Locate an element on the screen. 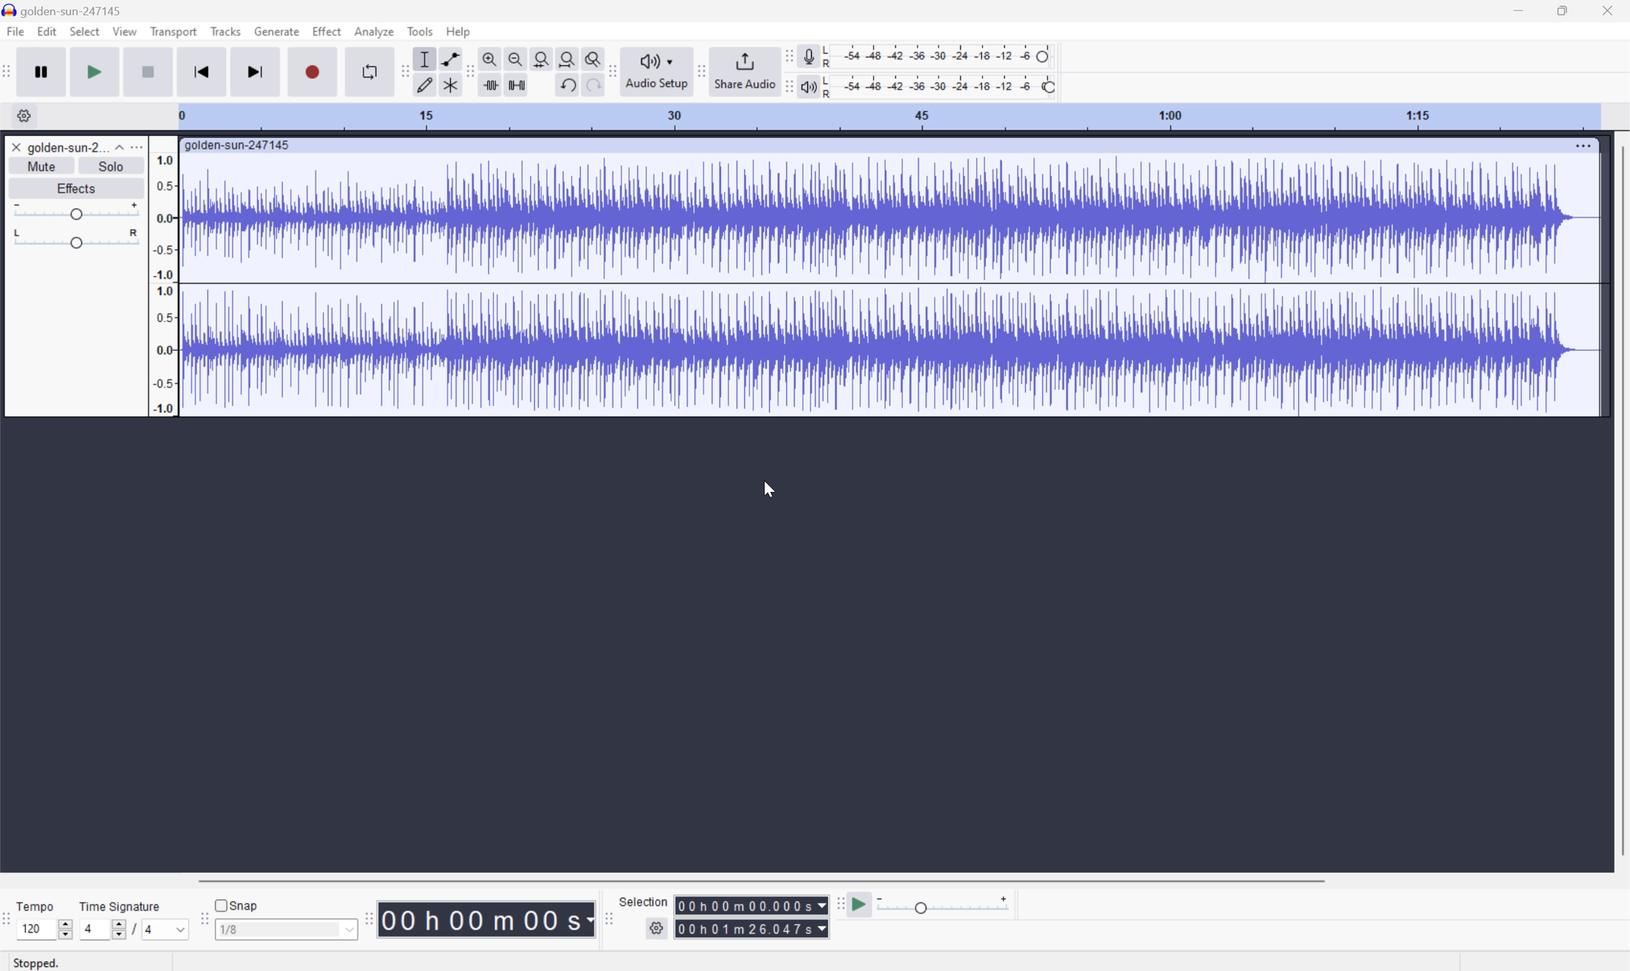 The height and width of the screenshot is (971, 1630). Skip to start is located at coordinates (201, 71).